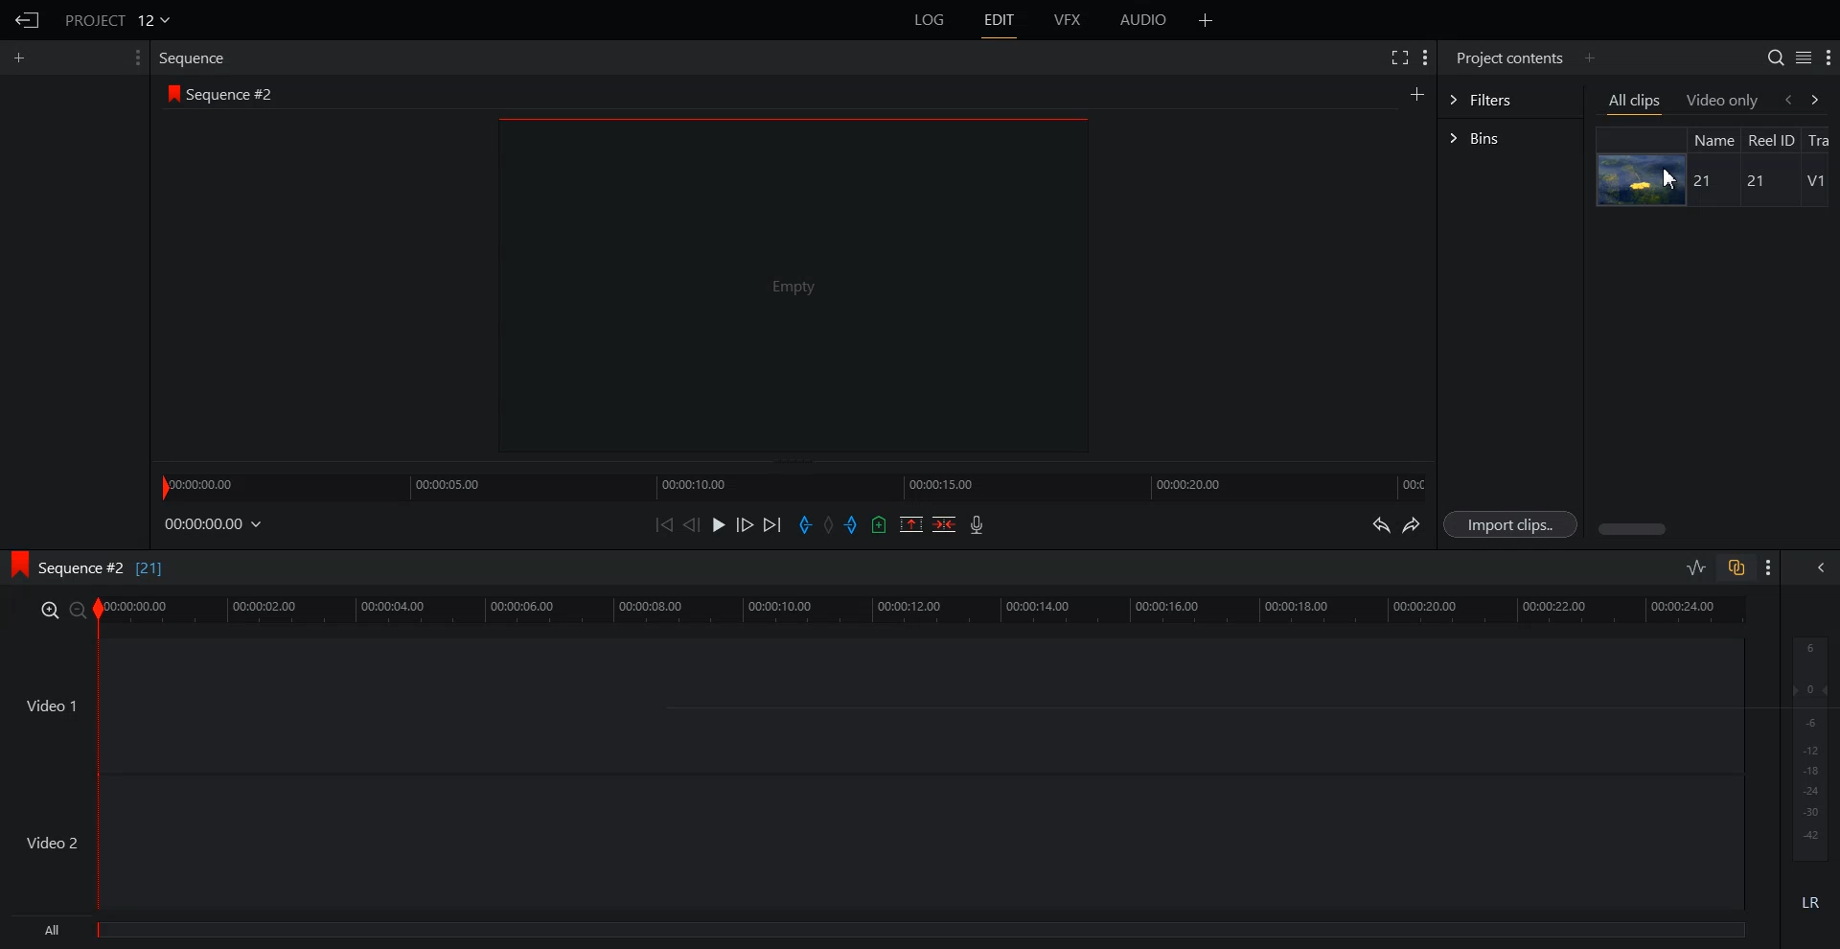 The width and height of the screenshot is (1840, 949). Describe the element at coordinates (692, 524) in the screenshot. I see `Nudge one frame back` at that location.